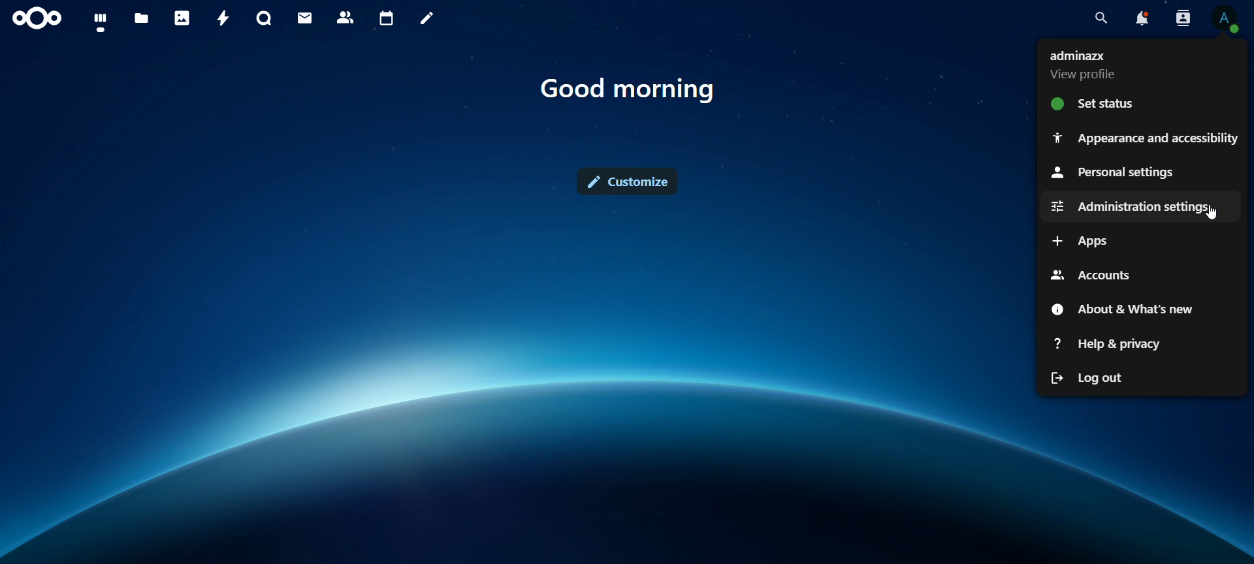 This screenshot has height=564, width=1254. I want to click on about & what's new, so click(1121, 308).